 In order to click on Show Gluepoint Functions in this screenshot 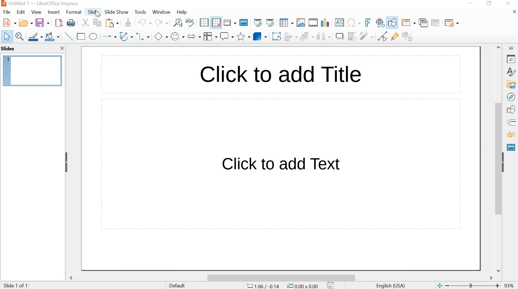, I will do `click(395, 37)`.